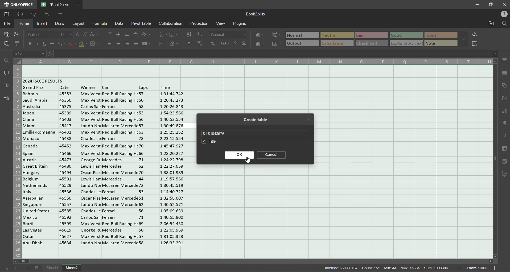 The height and width of the screenshot is (272, 510). I want to click on minimize, so click(477, 5).